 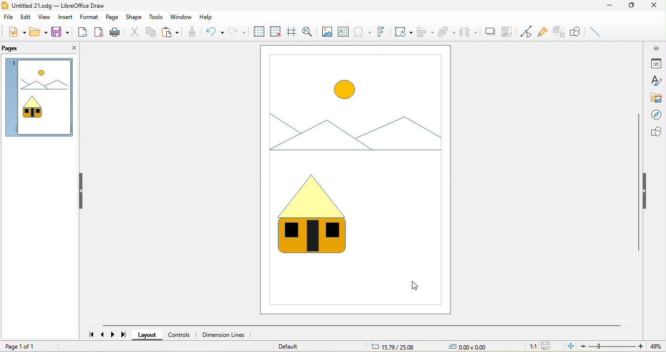 I want to click on fontwork text, so click(x=380, y=31).